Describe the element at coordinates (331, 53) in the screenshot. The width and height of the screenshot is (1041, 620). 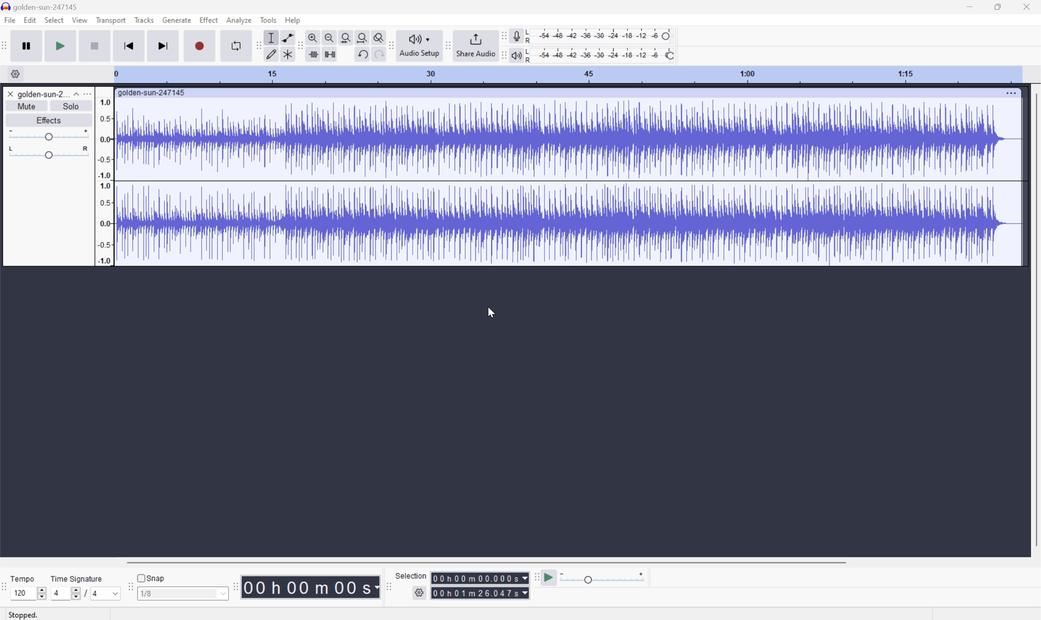
I see `Silence audio selection` at that location.